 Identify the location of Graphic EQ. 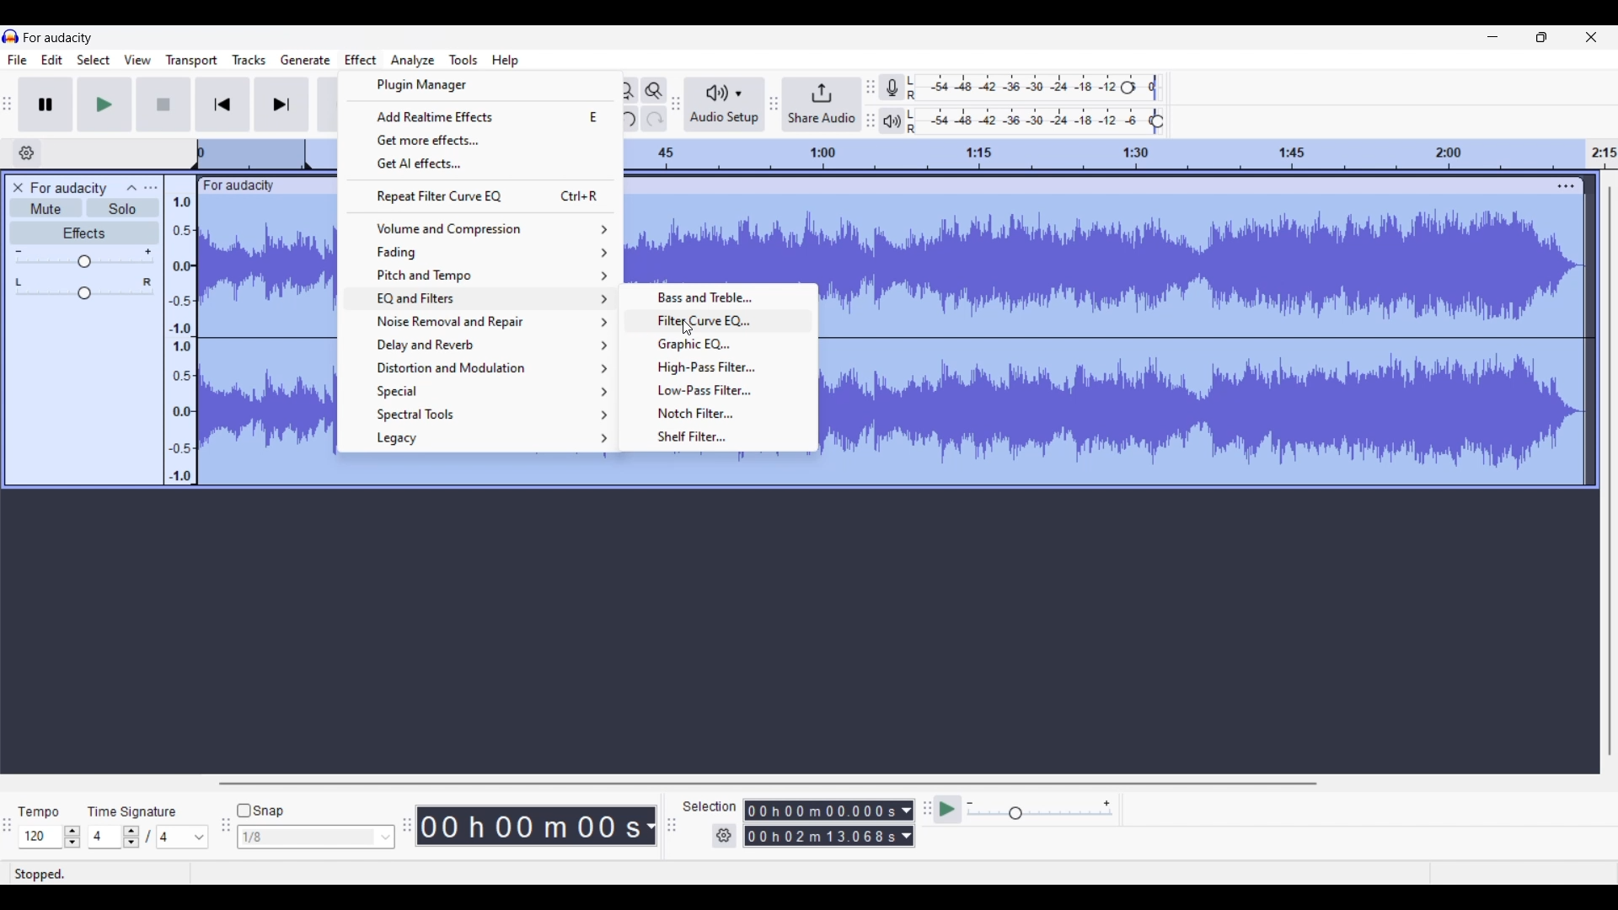
(720, 345).